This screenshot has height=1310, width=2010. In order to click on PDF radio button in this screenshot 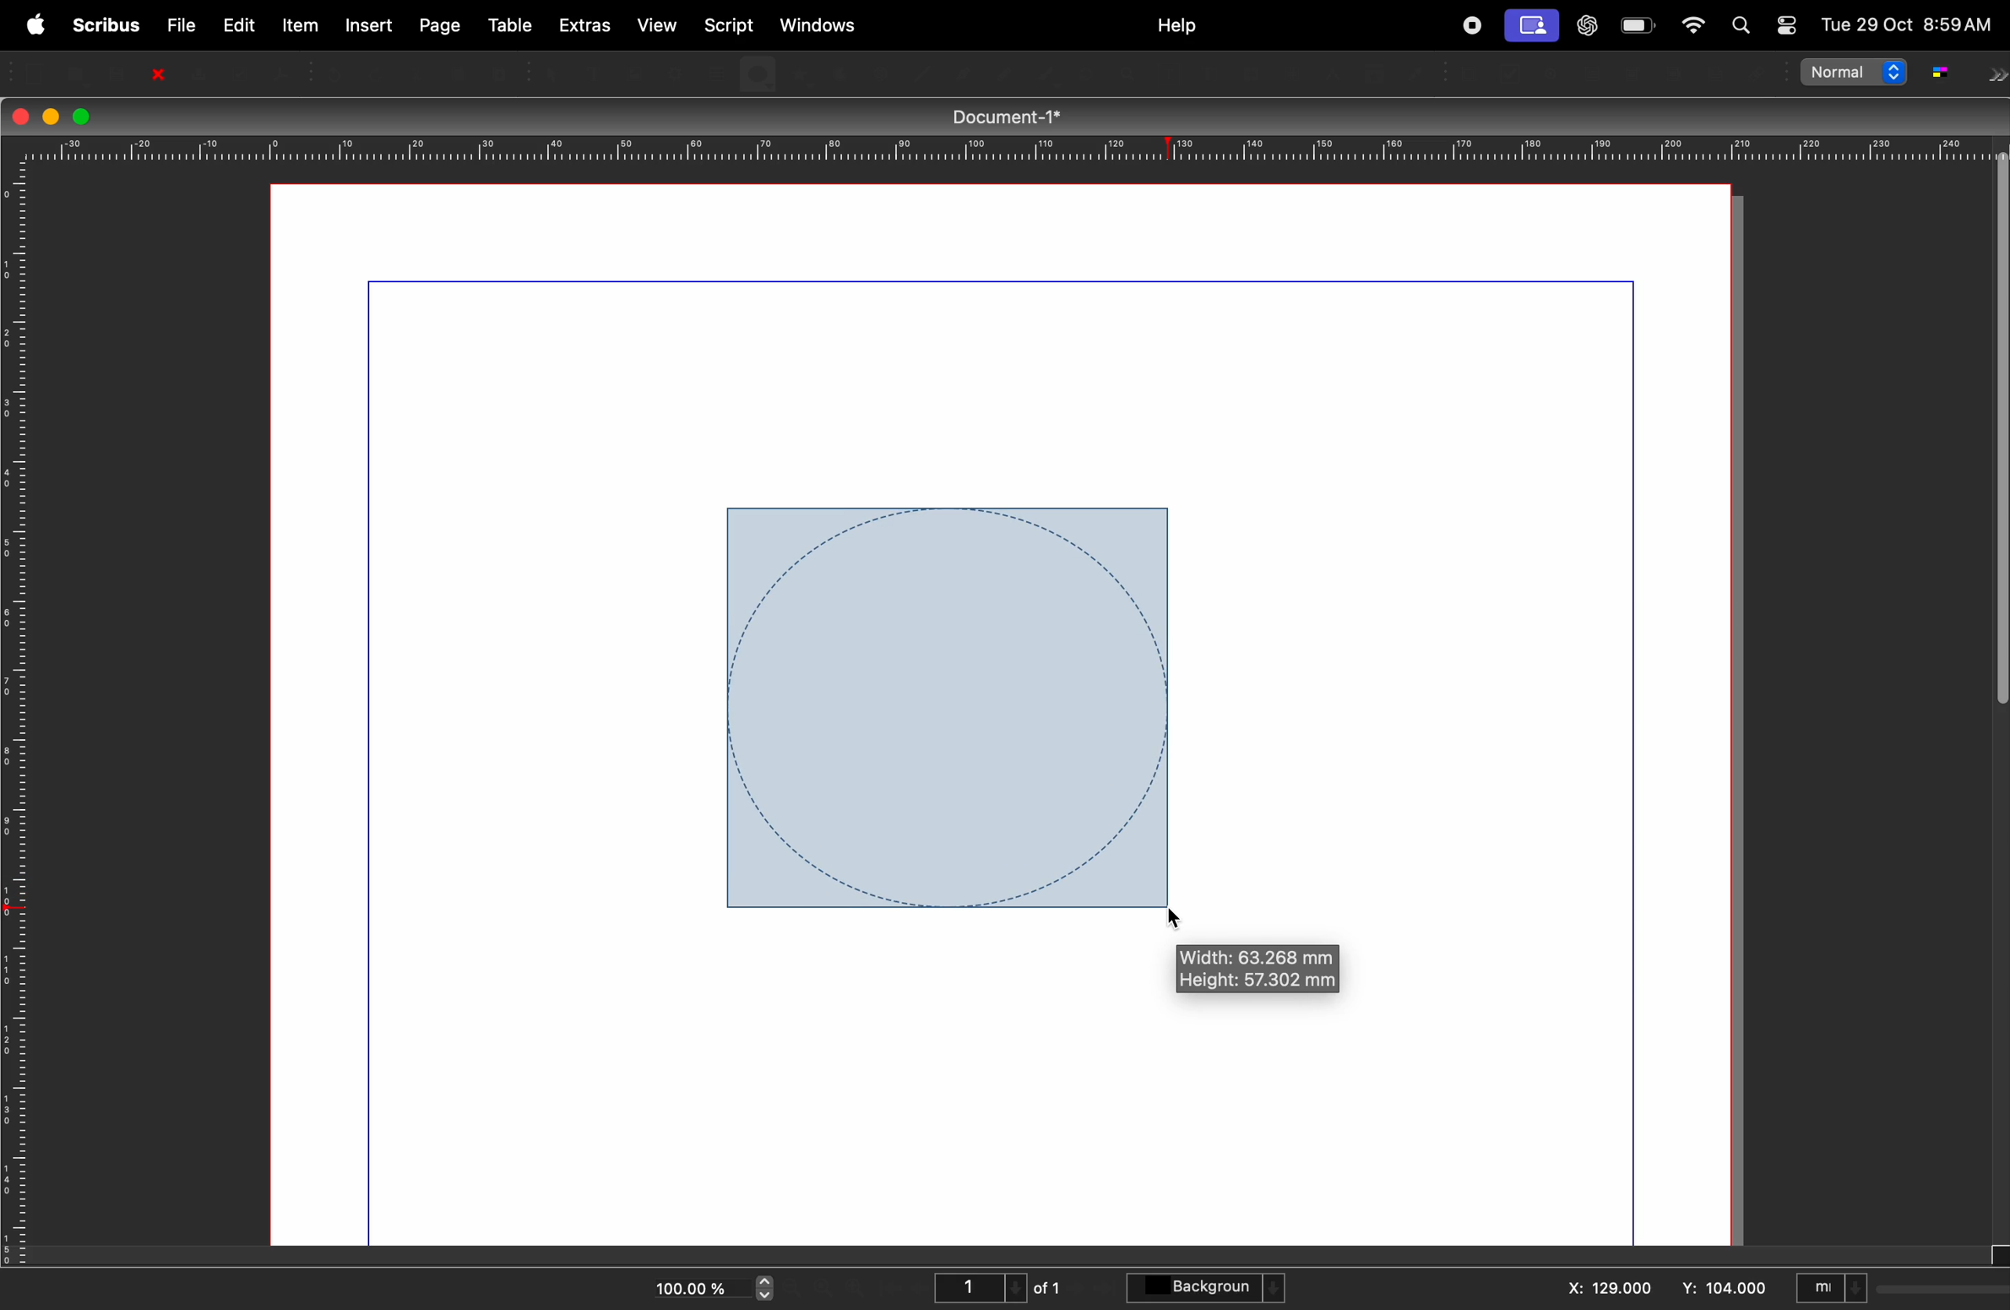, I will do `click(1556, 73)`.